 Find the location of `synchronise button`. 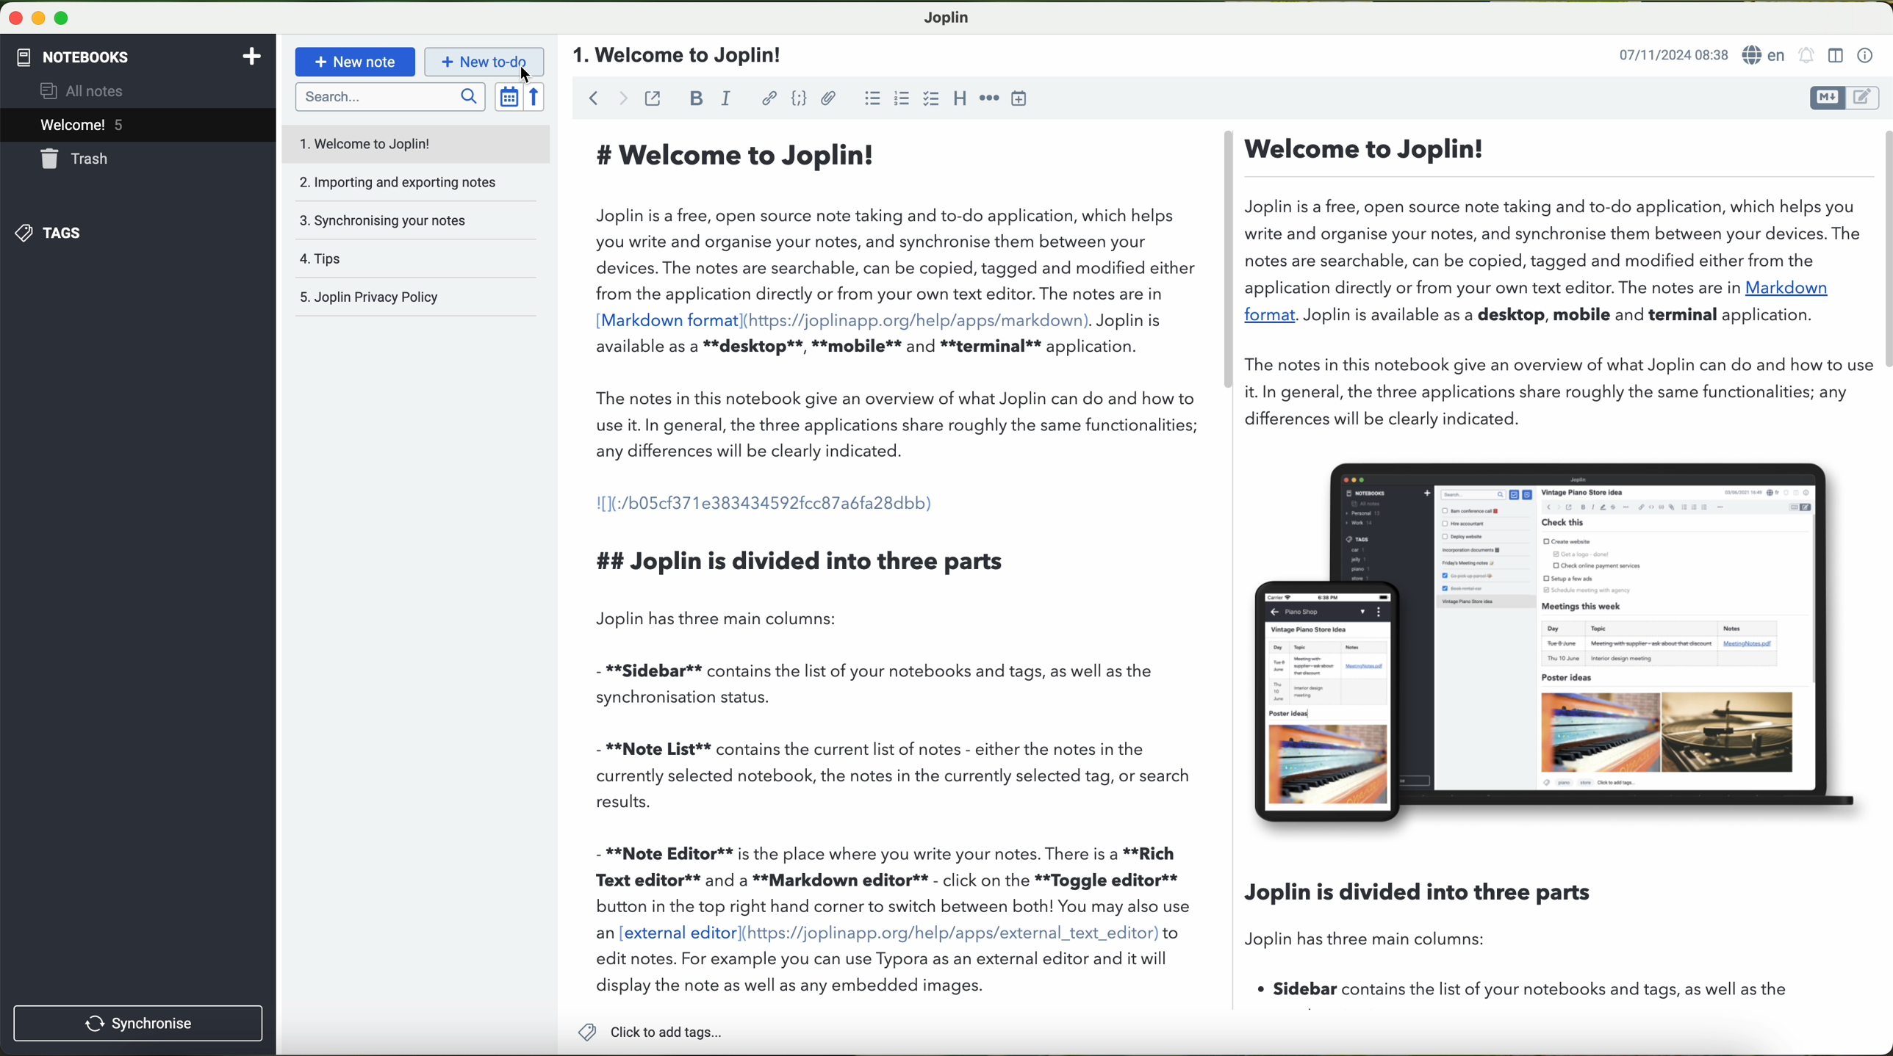

synchronise button is located at coordinates (138, 1023).